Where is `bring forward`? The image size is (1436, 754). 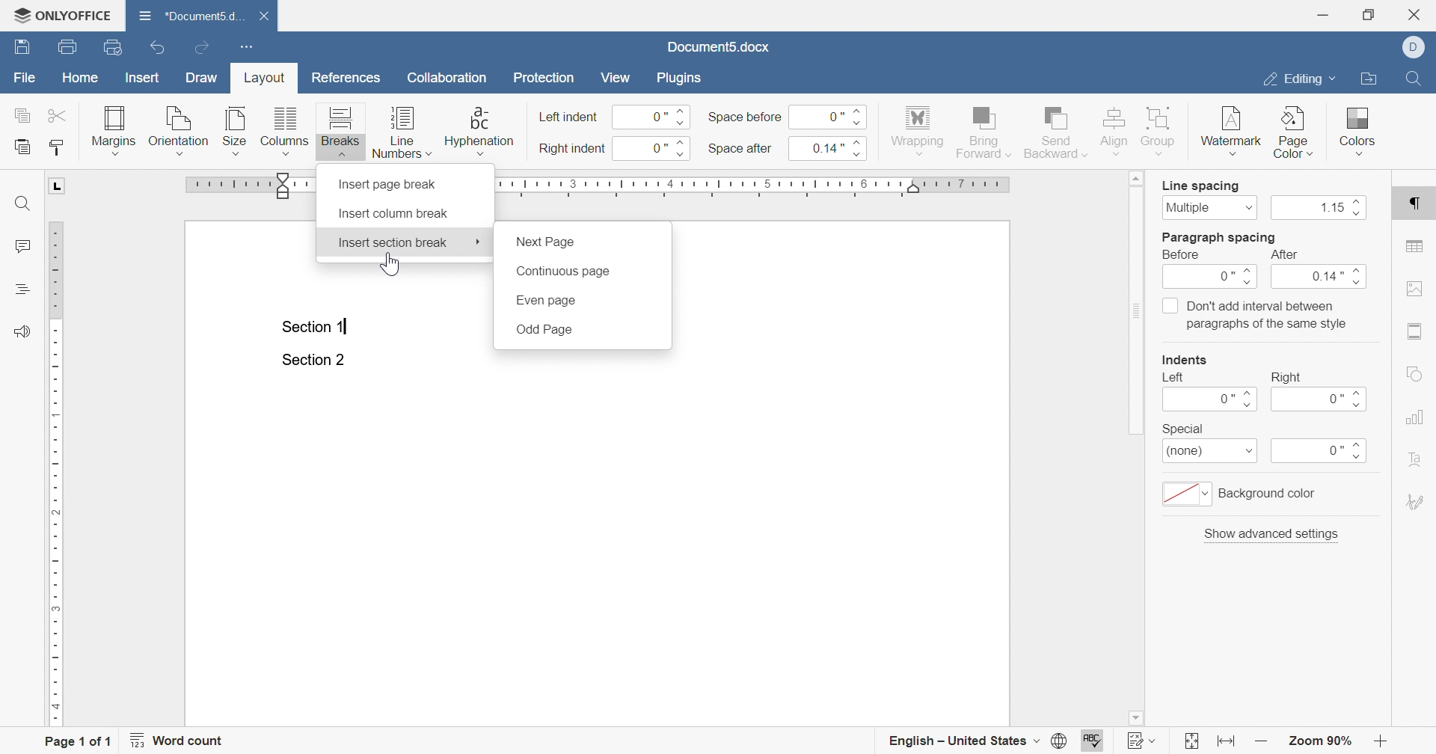
bring forward is located at coordinates (983, 132).